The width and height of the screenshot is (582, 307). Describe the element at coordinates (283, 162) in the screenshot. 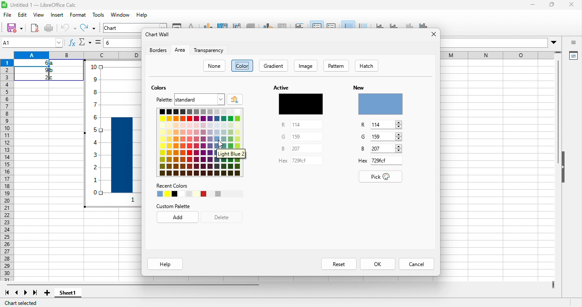

I see `Hex` at that location.